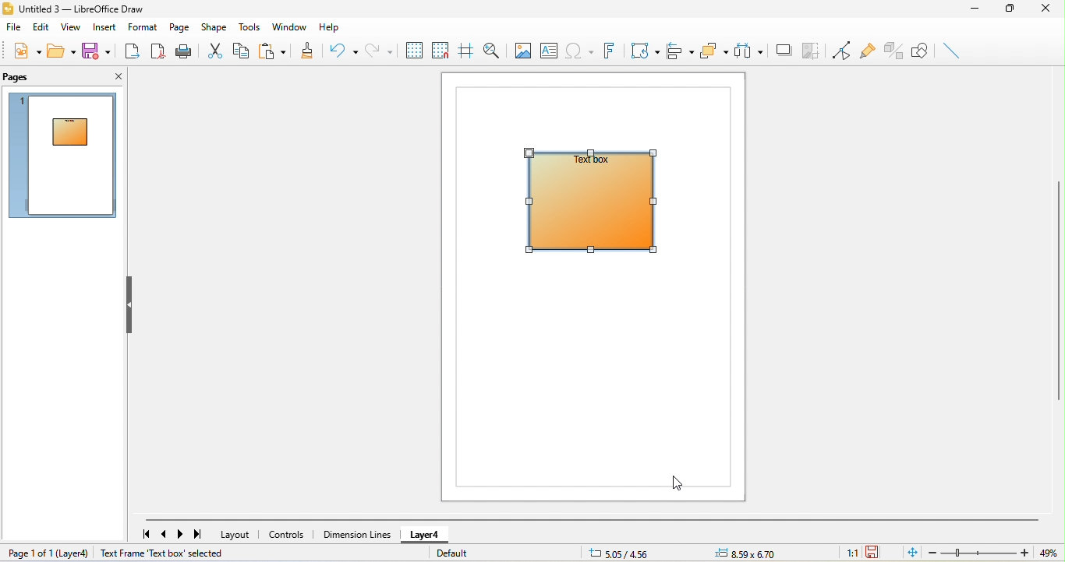 The image size is (1065, 562). Describe the element at coordinates (114, 79) in the screenshot. I see `close` at that location.